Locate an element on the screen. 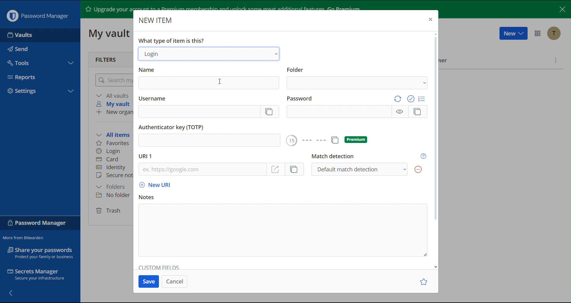  Upgrade your account  is located at coordinates (106, 9).